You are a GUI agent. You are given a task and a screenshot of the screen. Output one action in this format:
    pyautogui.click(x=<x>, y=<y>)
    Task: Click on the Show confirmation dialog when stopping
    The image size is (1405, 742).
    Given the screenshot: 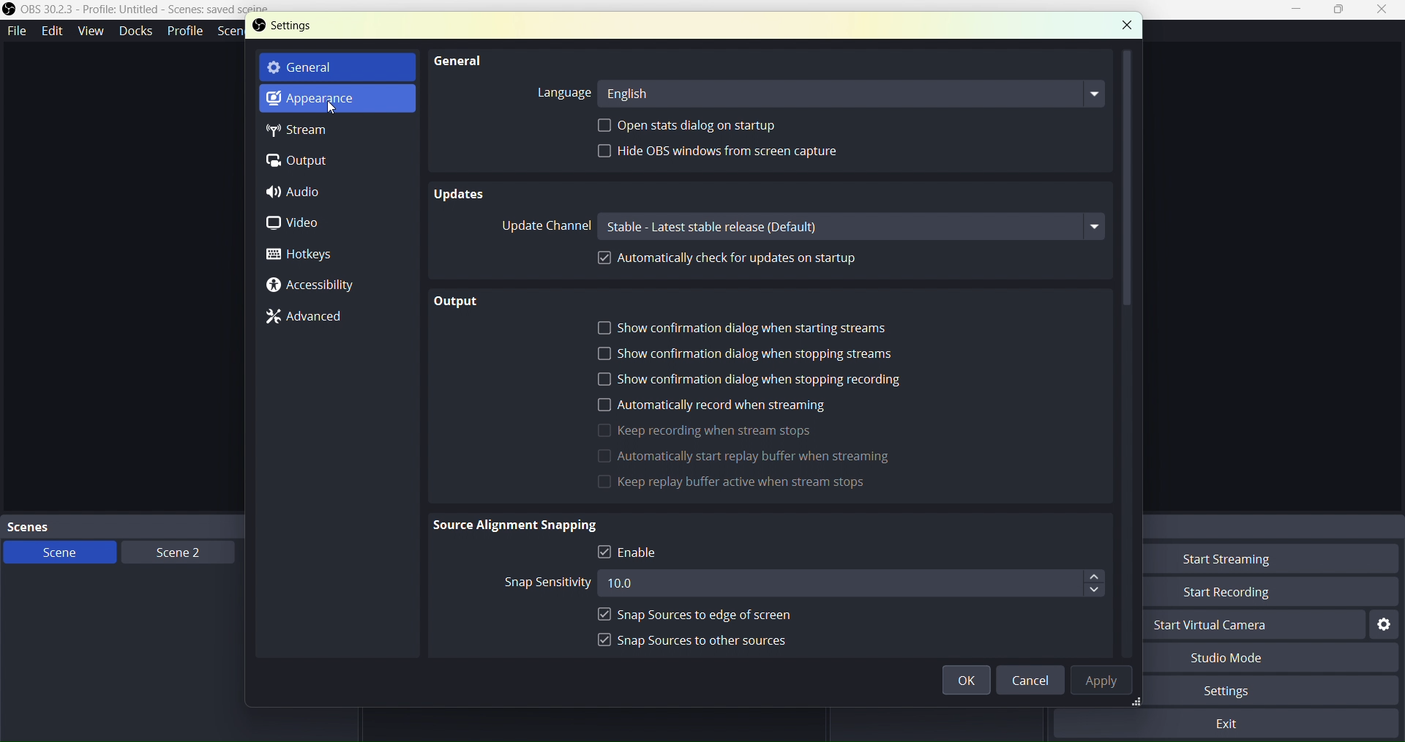 What is the action you would take?
    pyautogui.click(x=742, y=352)
    